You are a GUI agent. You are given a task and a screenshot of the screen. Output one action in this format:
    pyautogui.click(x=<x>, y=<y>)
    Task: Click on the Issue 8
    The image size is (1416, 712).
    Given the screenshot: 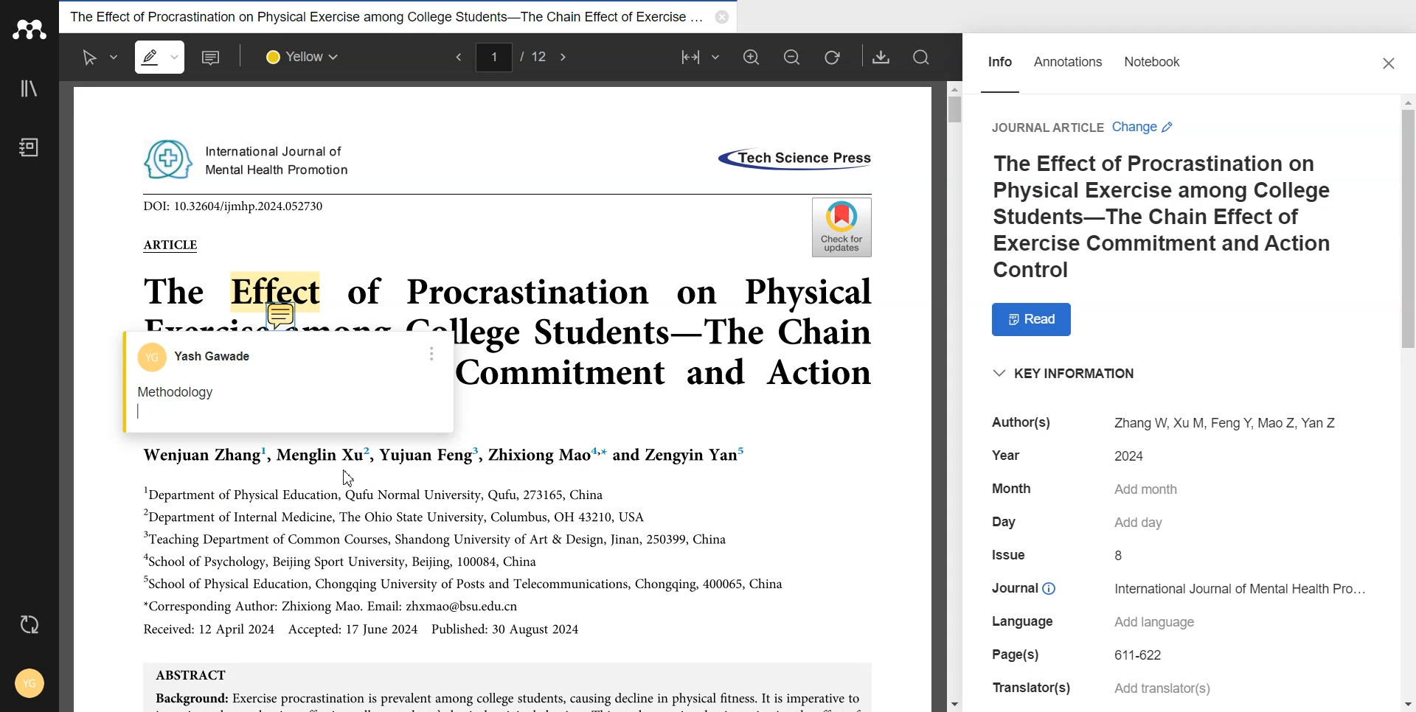 What is the action you would take?
    pyautogui.click(x=1061, y=555)
    